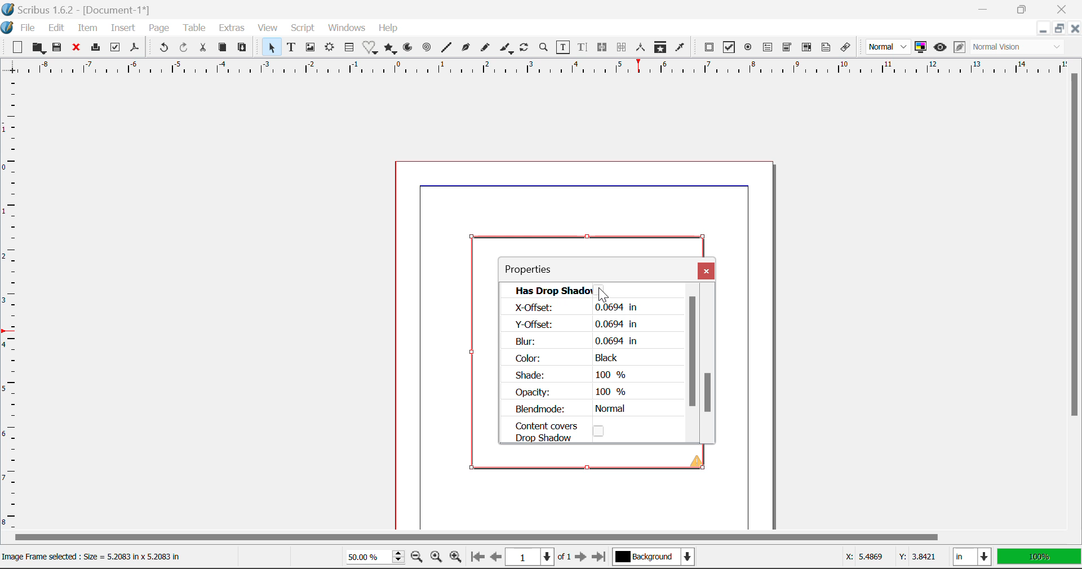 The height and width of the screenshot is (569, 1082). I want to click on Zoom settings, so click(436, 557).